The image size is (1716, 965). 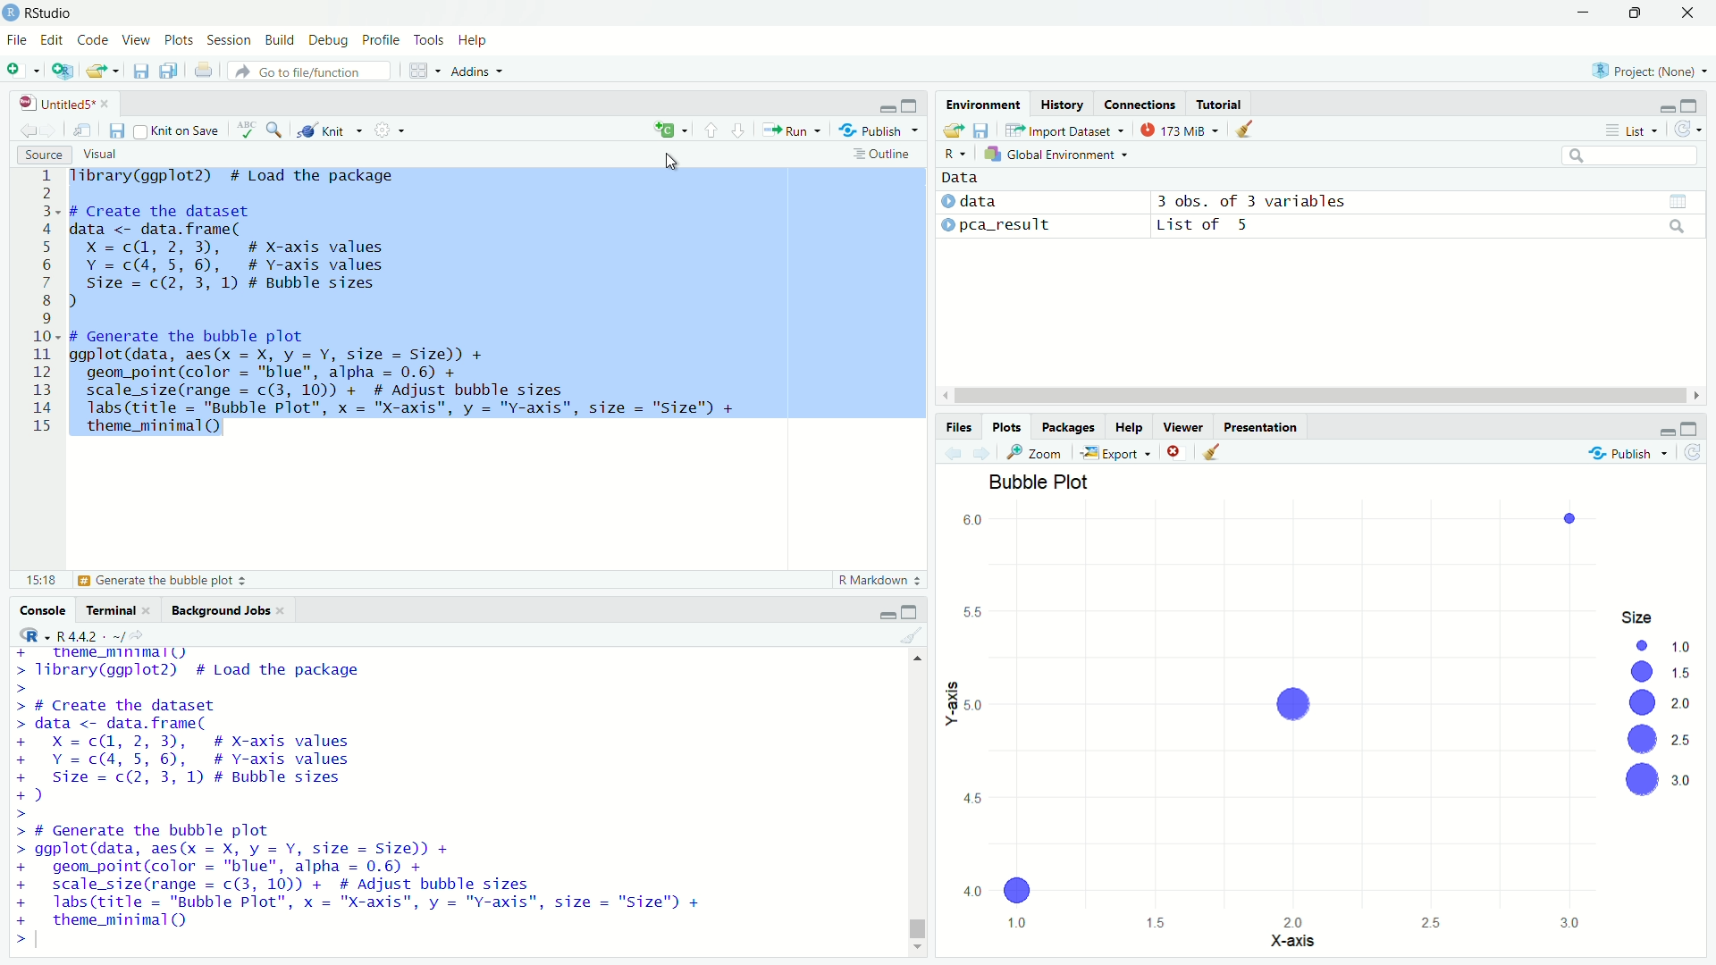 What do you see at coordinates (118, 131) in the screenshot?
I see `save` at bounding box center [118, 131].